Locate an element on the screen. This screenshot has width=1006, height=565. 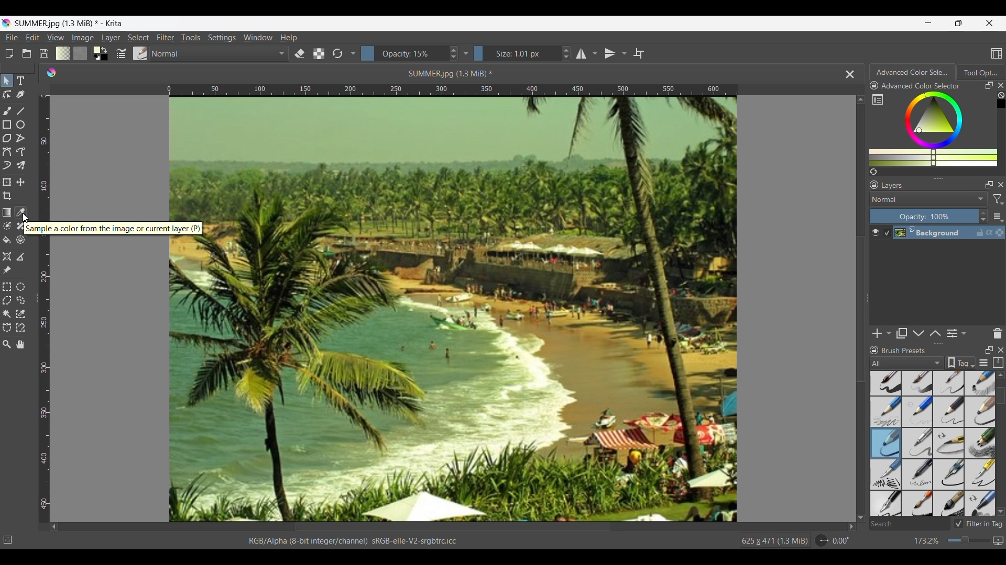
Minimize is located at coordinates (928, 23).